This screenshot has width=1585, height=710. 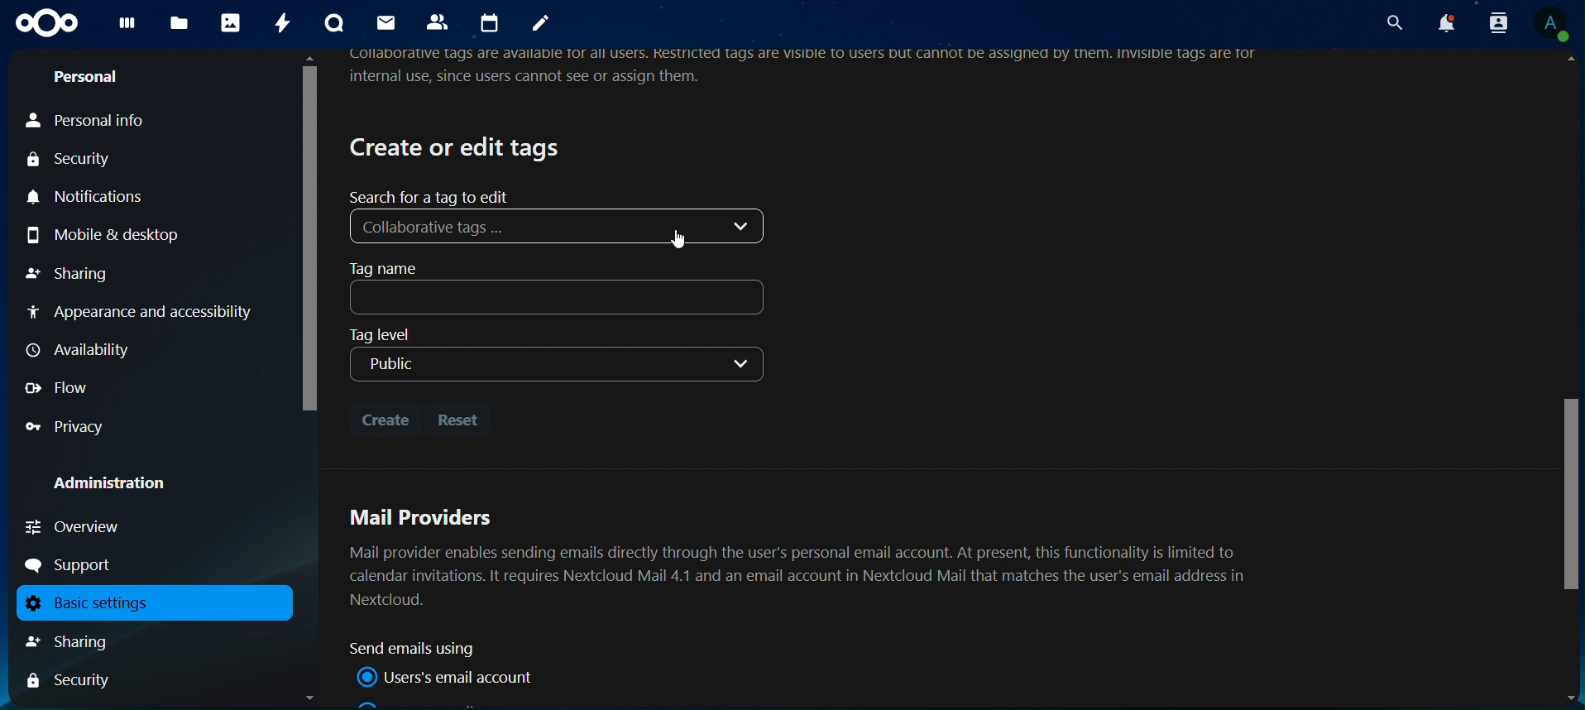 What do you see at coordinates (433, 196) in the screenshot?
I see `search for a tag to edit` at bounding box center [433, 196].